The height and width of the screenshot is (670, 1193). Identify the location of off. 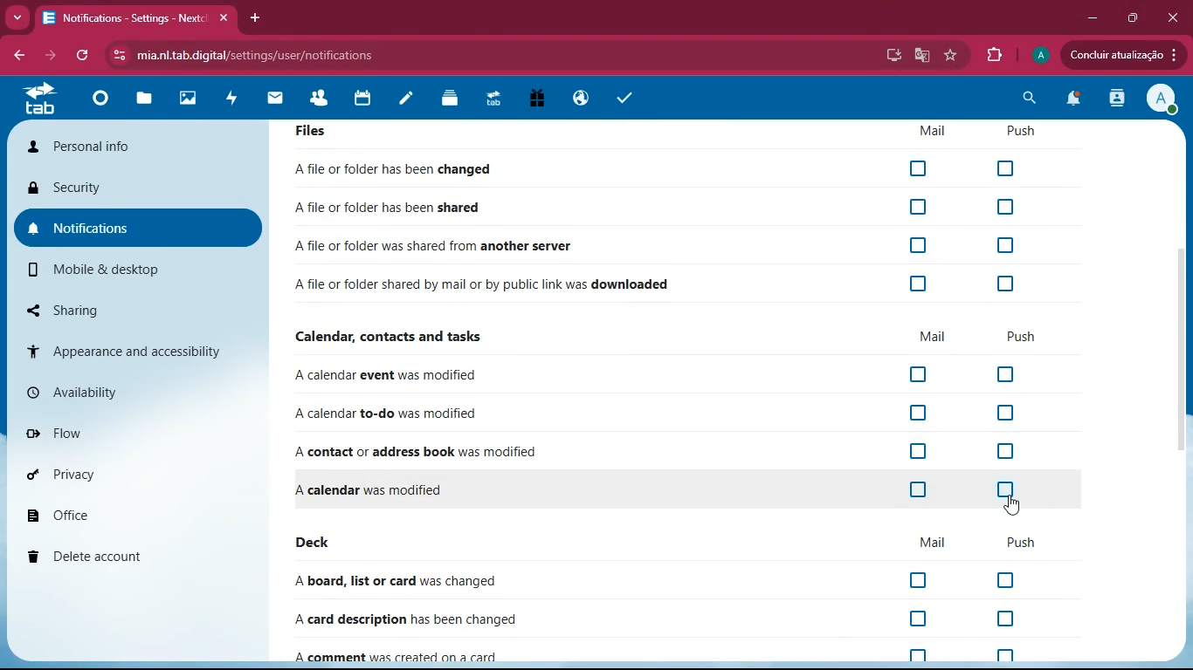
(1000, 580).